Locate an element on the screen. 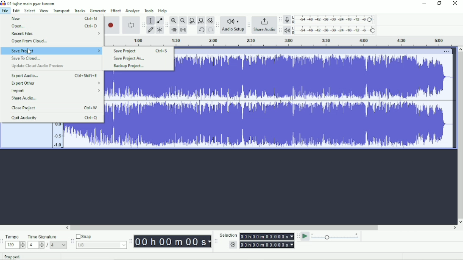 The height and width of the screenshot is (260, 463). Audacity tools toolbar is located at coordinates (144, 24).